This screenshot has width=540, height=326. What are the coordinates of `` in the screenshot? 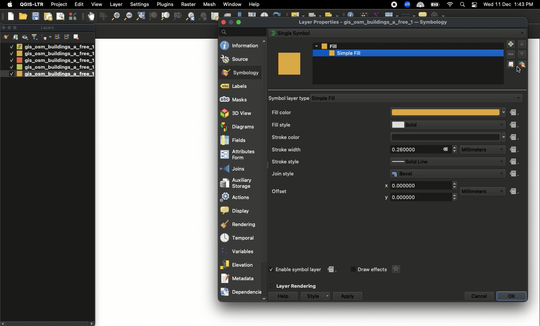 It's located at (515, 191).